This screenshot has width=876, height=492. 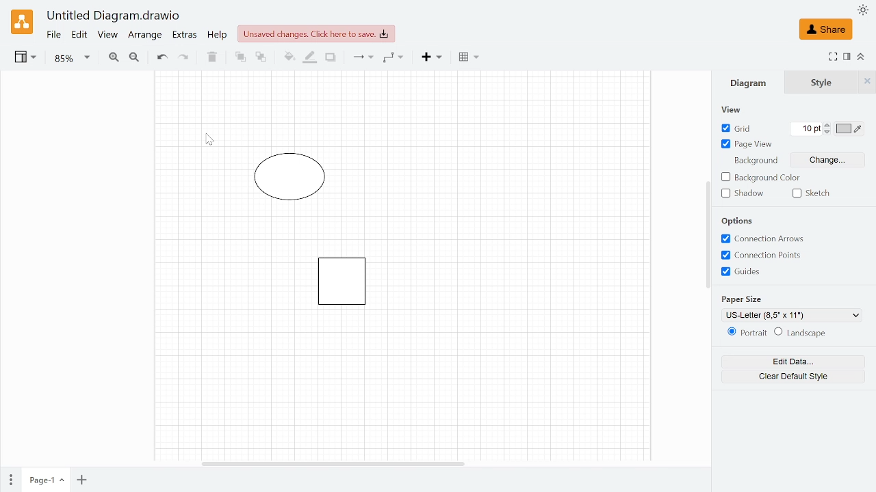 What do you see at coordinates (45, 480) in the screenshot?
I see `Current page` at bounding box center [45, 480].